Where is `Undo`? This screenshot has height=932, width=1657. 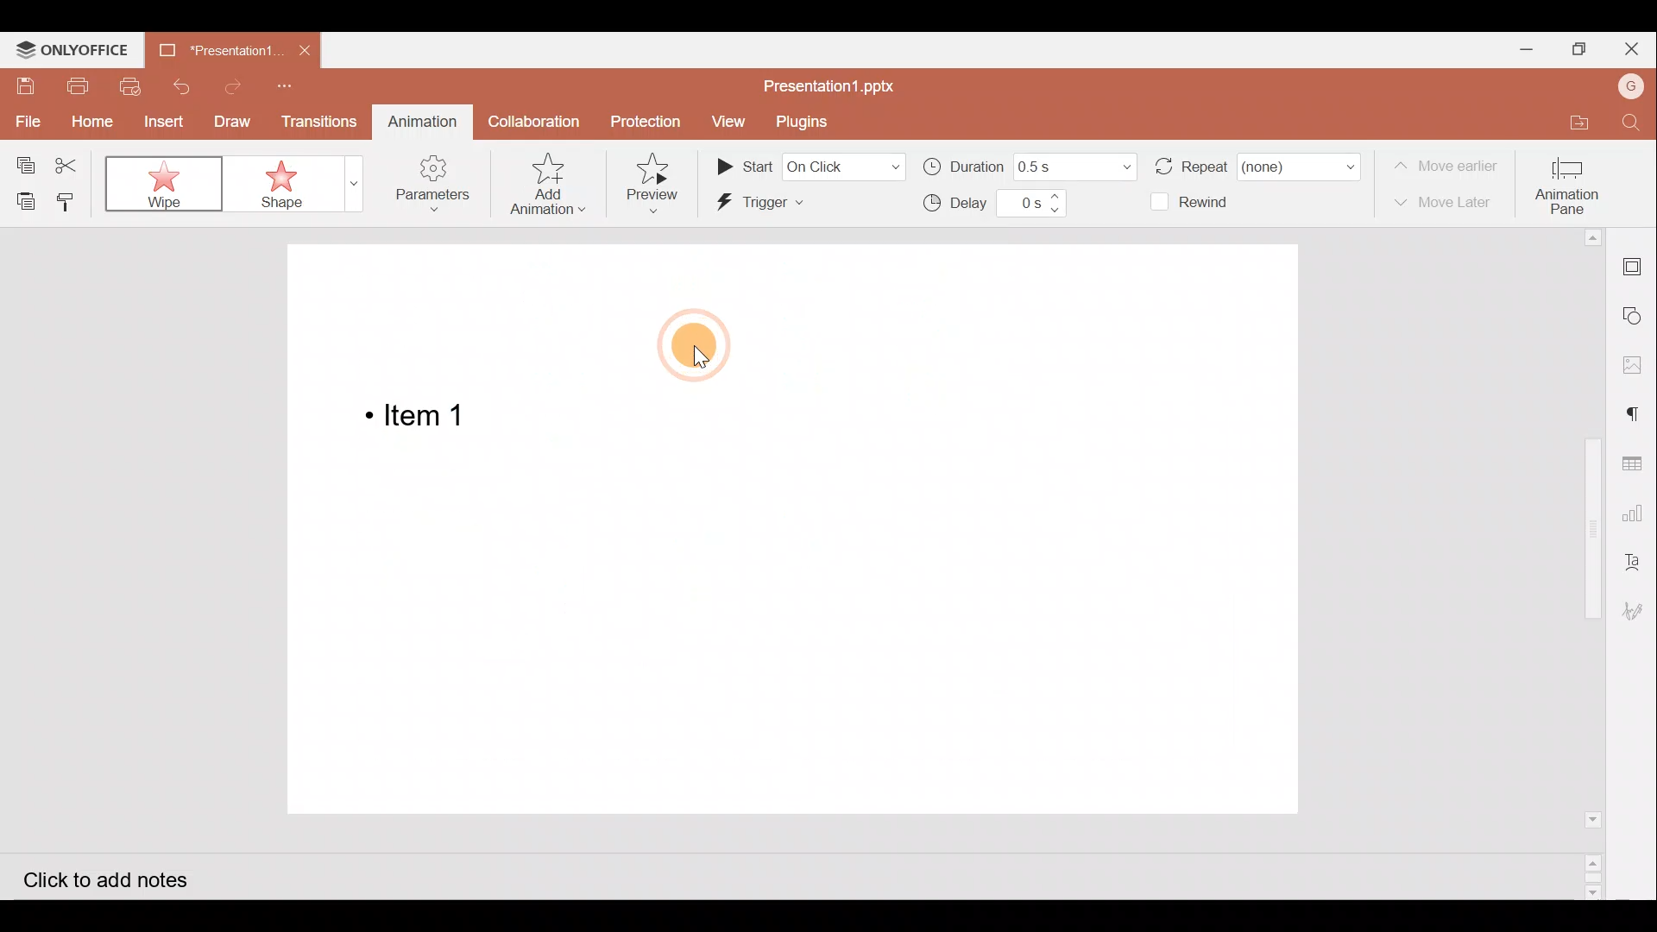
Undo is located at coordinates (181, 83).